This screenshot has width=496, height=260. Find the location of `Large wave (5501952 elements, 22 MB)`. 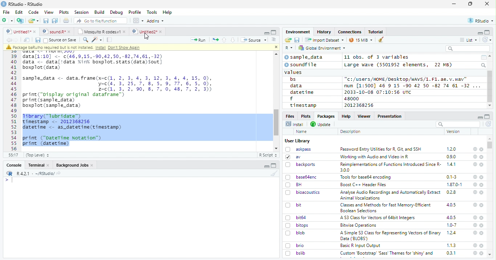

Large wave (5501952 elements, 22 MB) is located at coordinates (399, 65).